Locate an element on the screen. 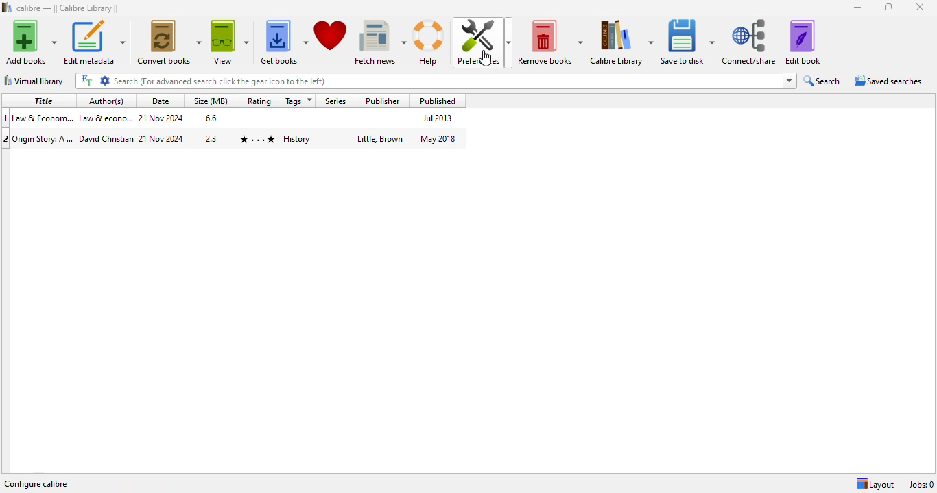 The height and width of the screenshot is (493, 937). remove books is located at coordinates (551, 43).